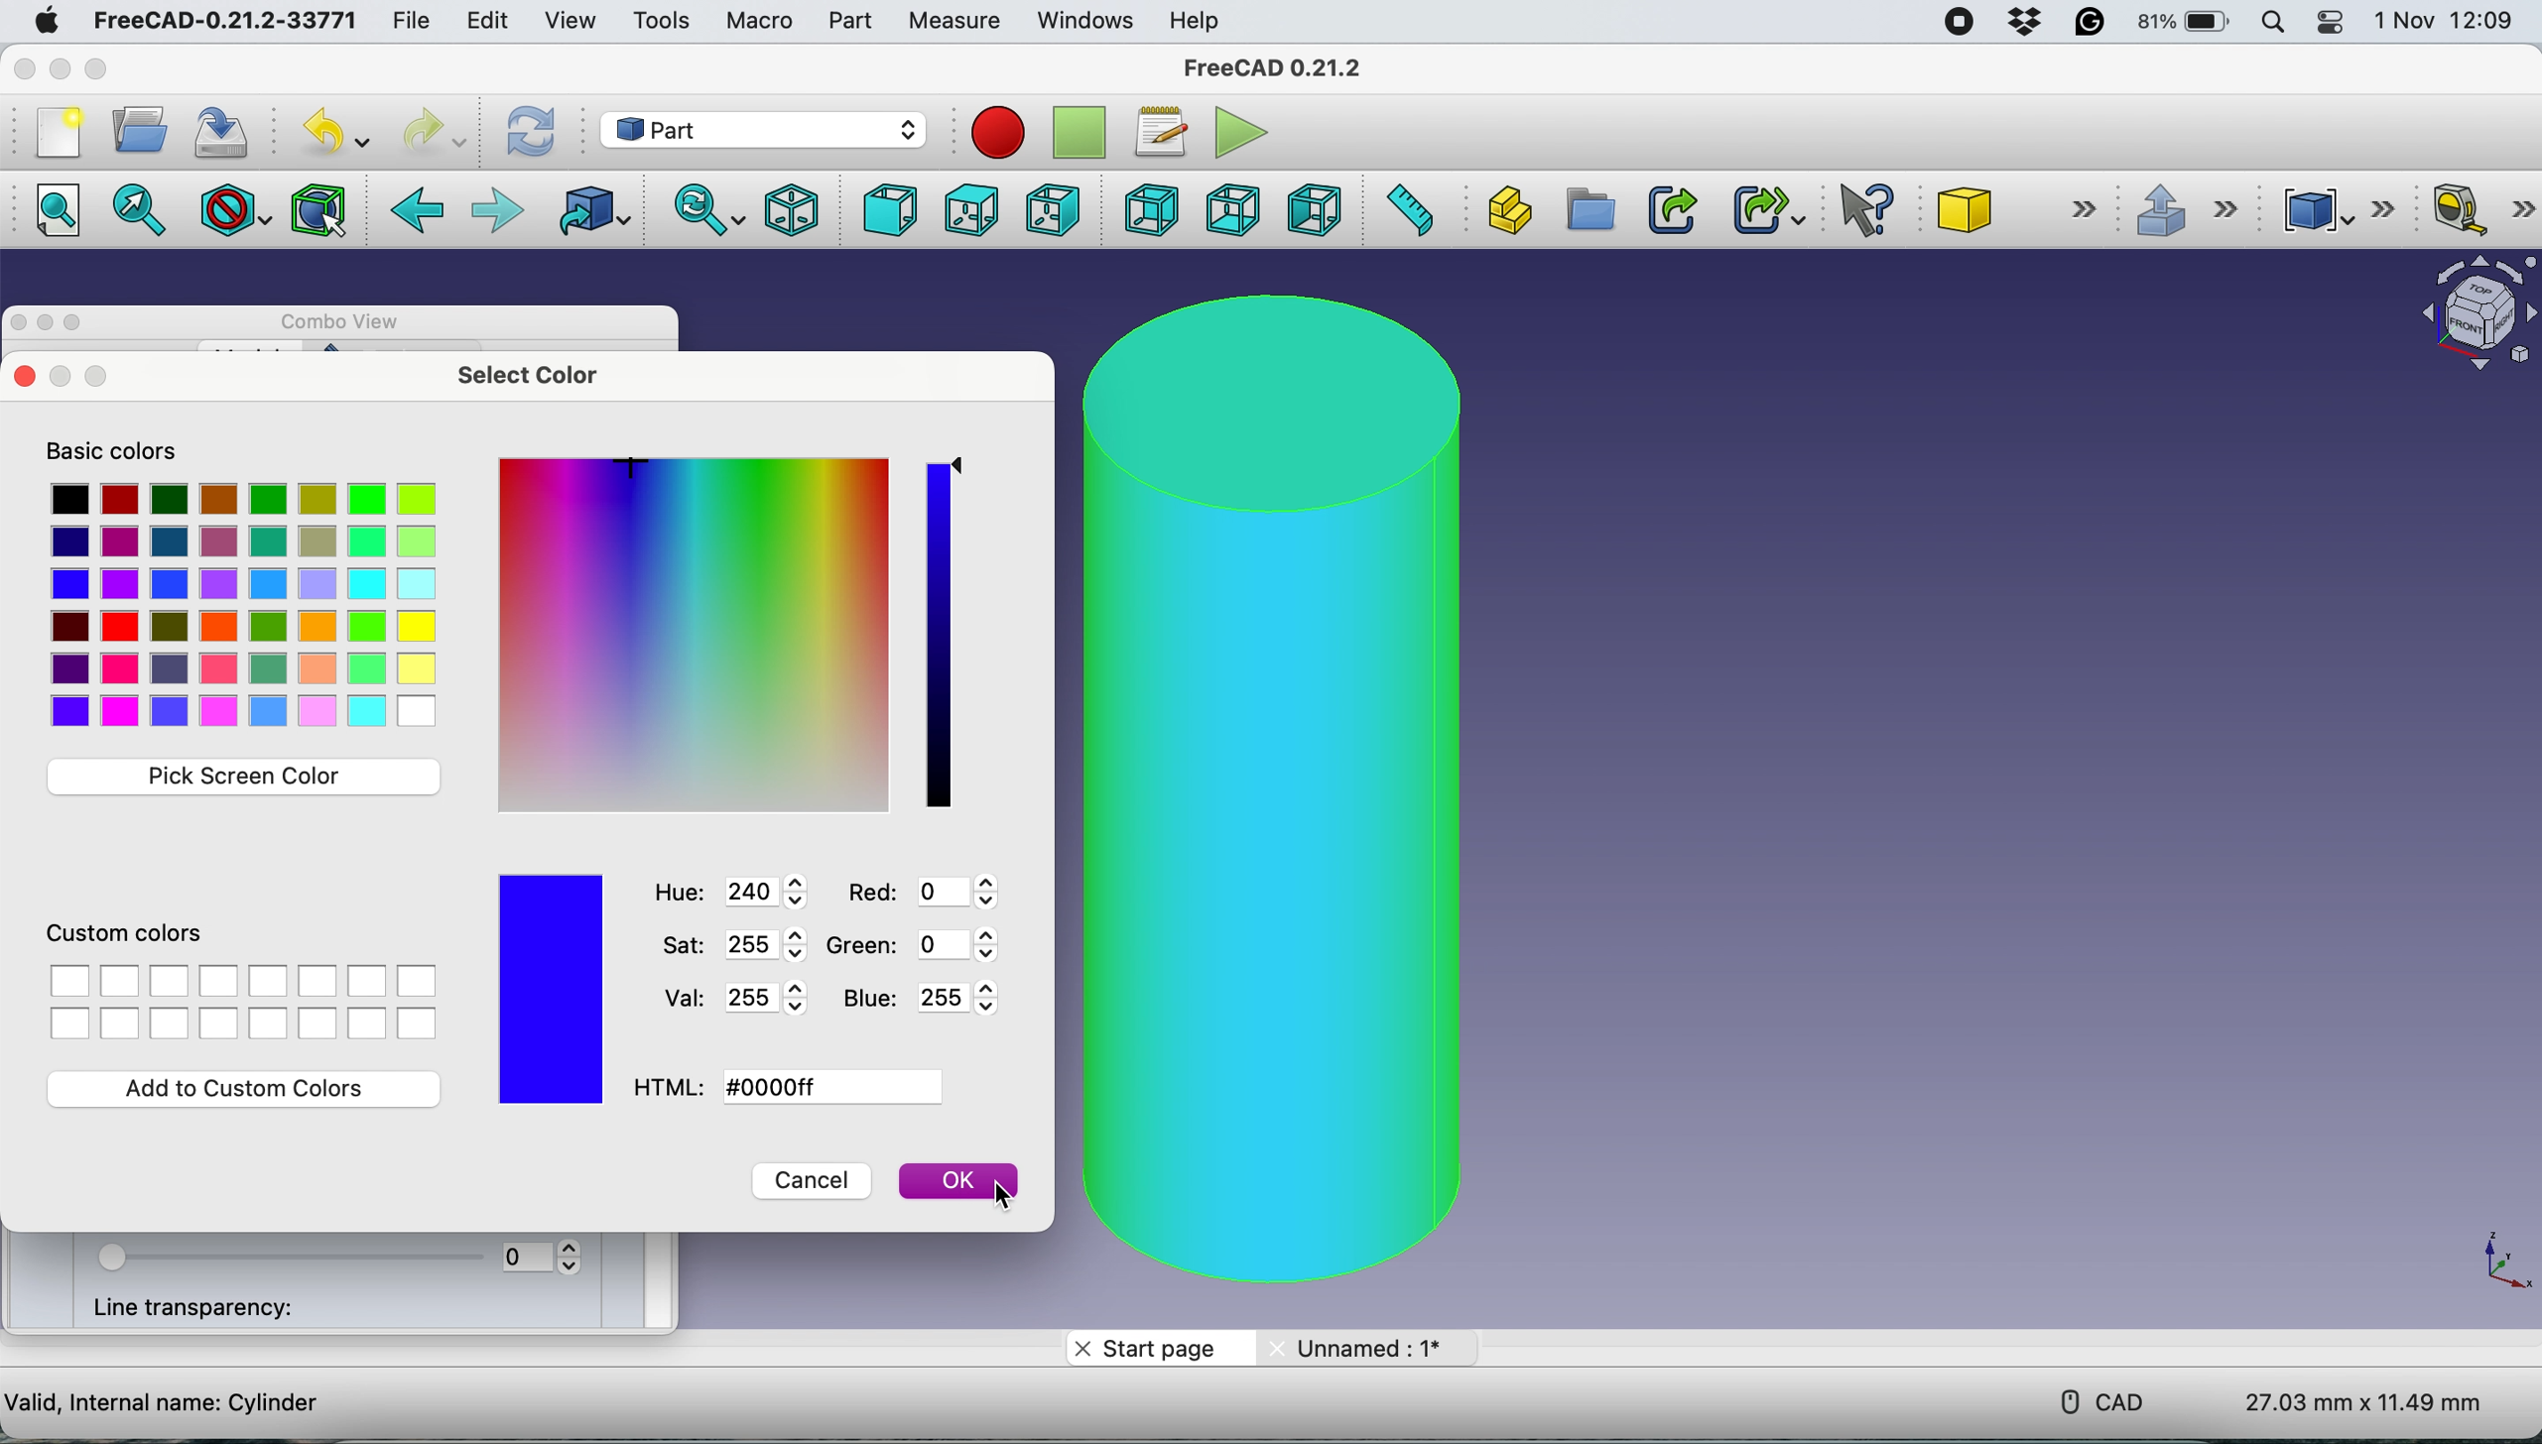  What do you see at coordinates (53, 216) in the screenshot?
I see `fit all` at bounding box center [53, 216].